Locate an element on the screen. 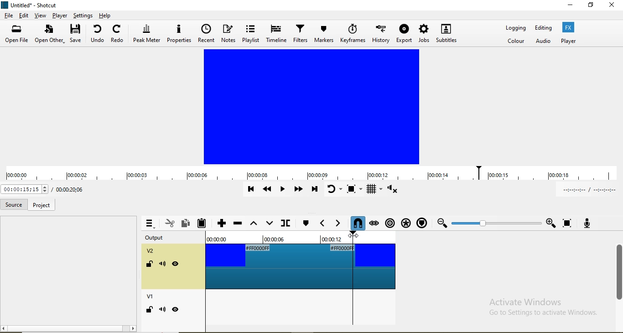  overwrite is located at coordinates (268, 224).